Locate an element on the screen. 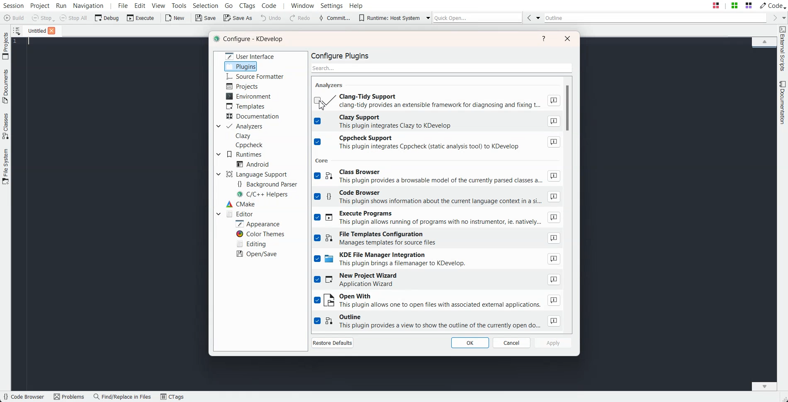 This screenshot has width=788, height=402. Quick Open is located at coordinates (732, 5).